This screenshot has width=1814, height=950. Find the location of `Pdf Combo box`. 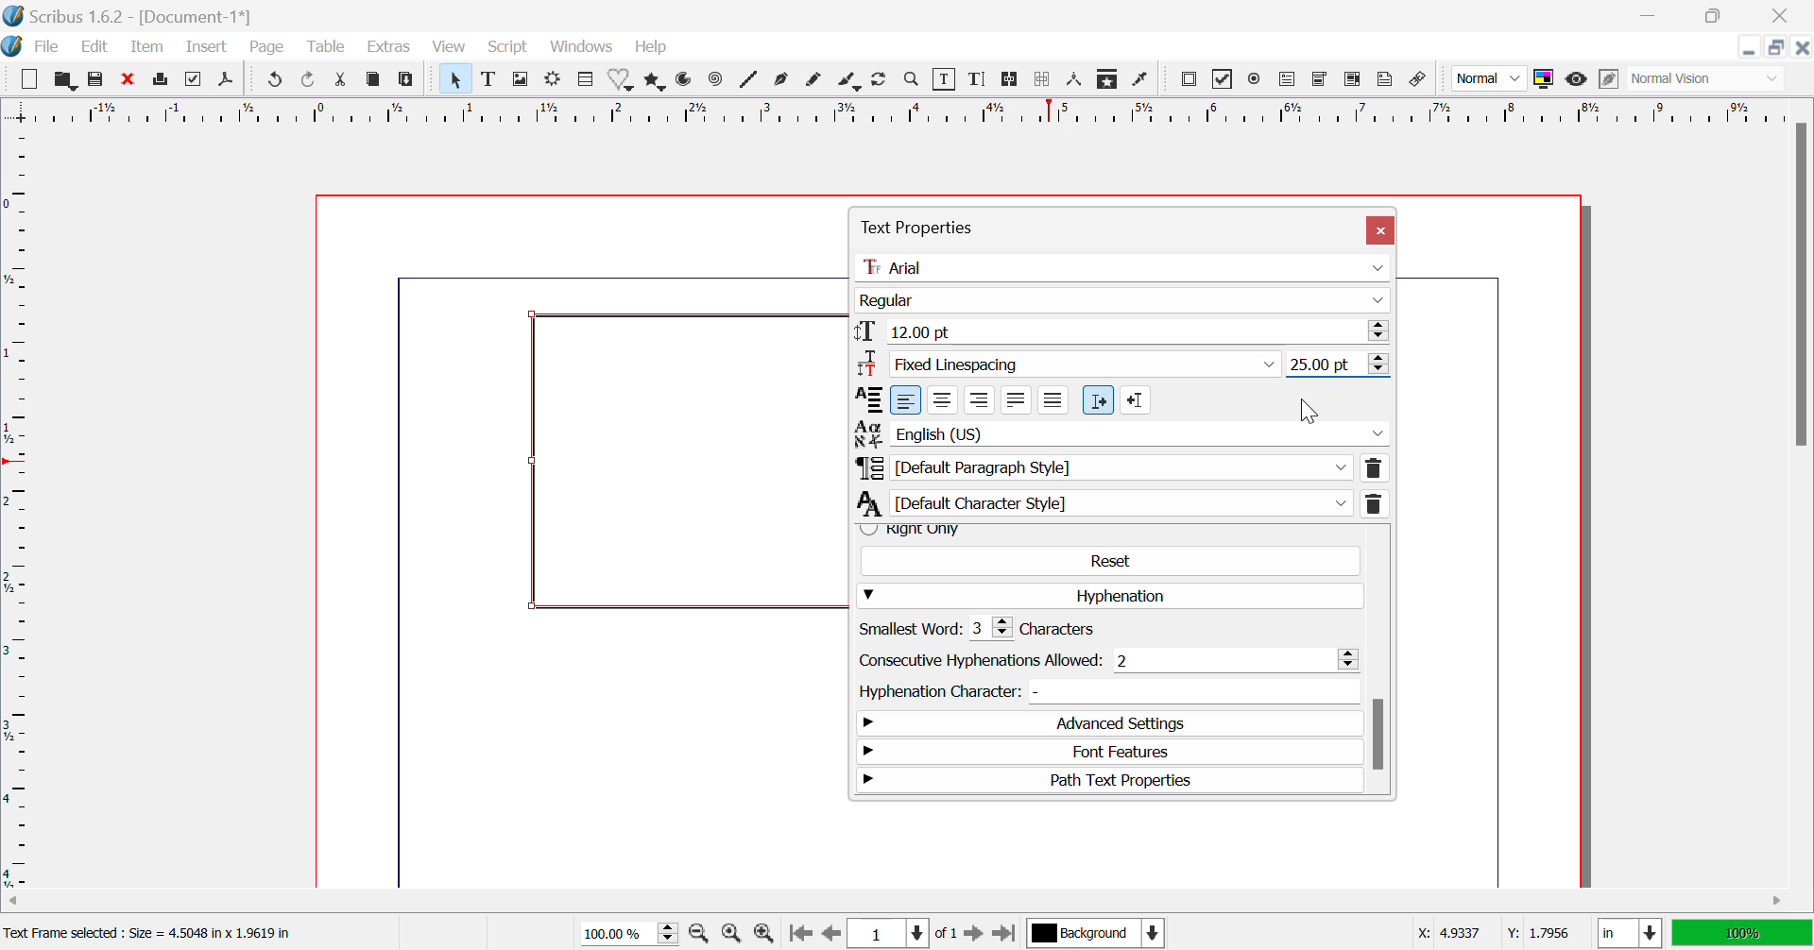

Pdf Combo box is located at coordinates (1321, 81).